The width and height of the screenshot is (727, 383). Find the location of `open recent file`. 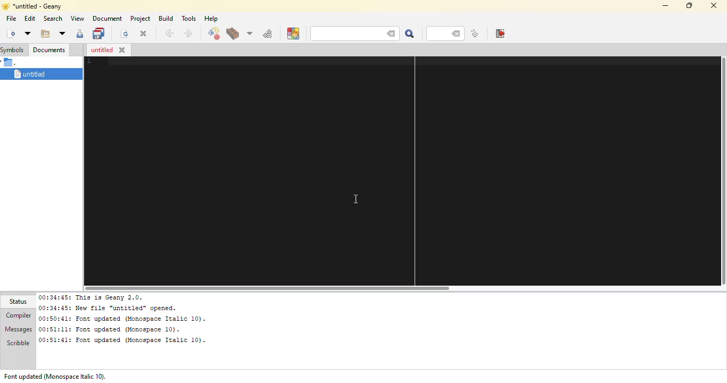

open recent file is located at coordinates (61, 34).